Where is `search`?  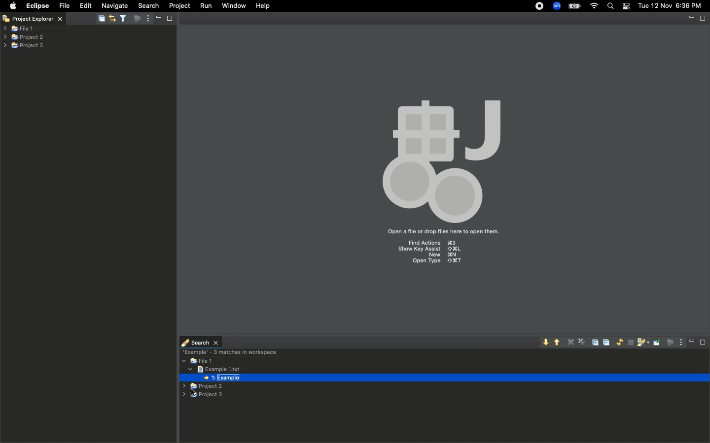
search is located at coordinates (200, 340).